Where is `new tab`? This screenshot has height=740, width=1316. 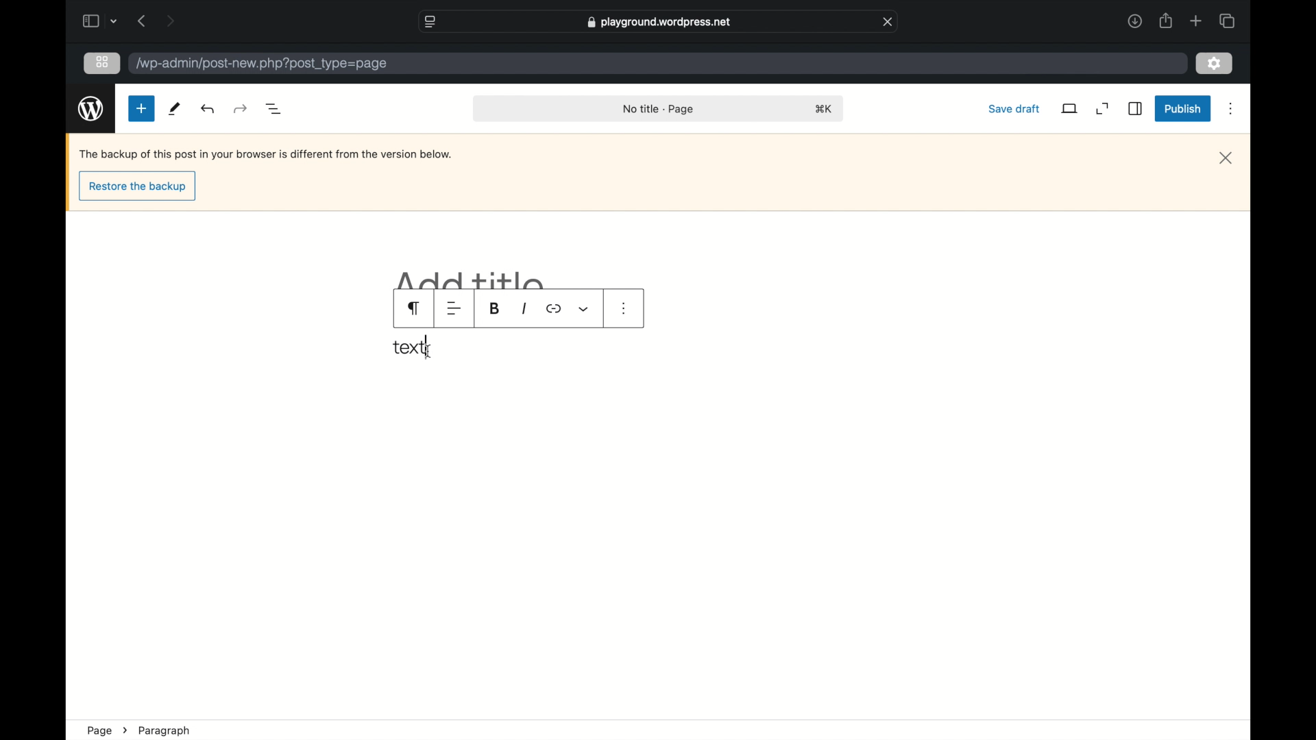 new tab is located at coordinates (1197, 21).